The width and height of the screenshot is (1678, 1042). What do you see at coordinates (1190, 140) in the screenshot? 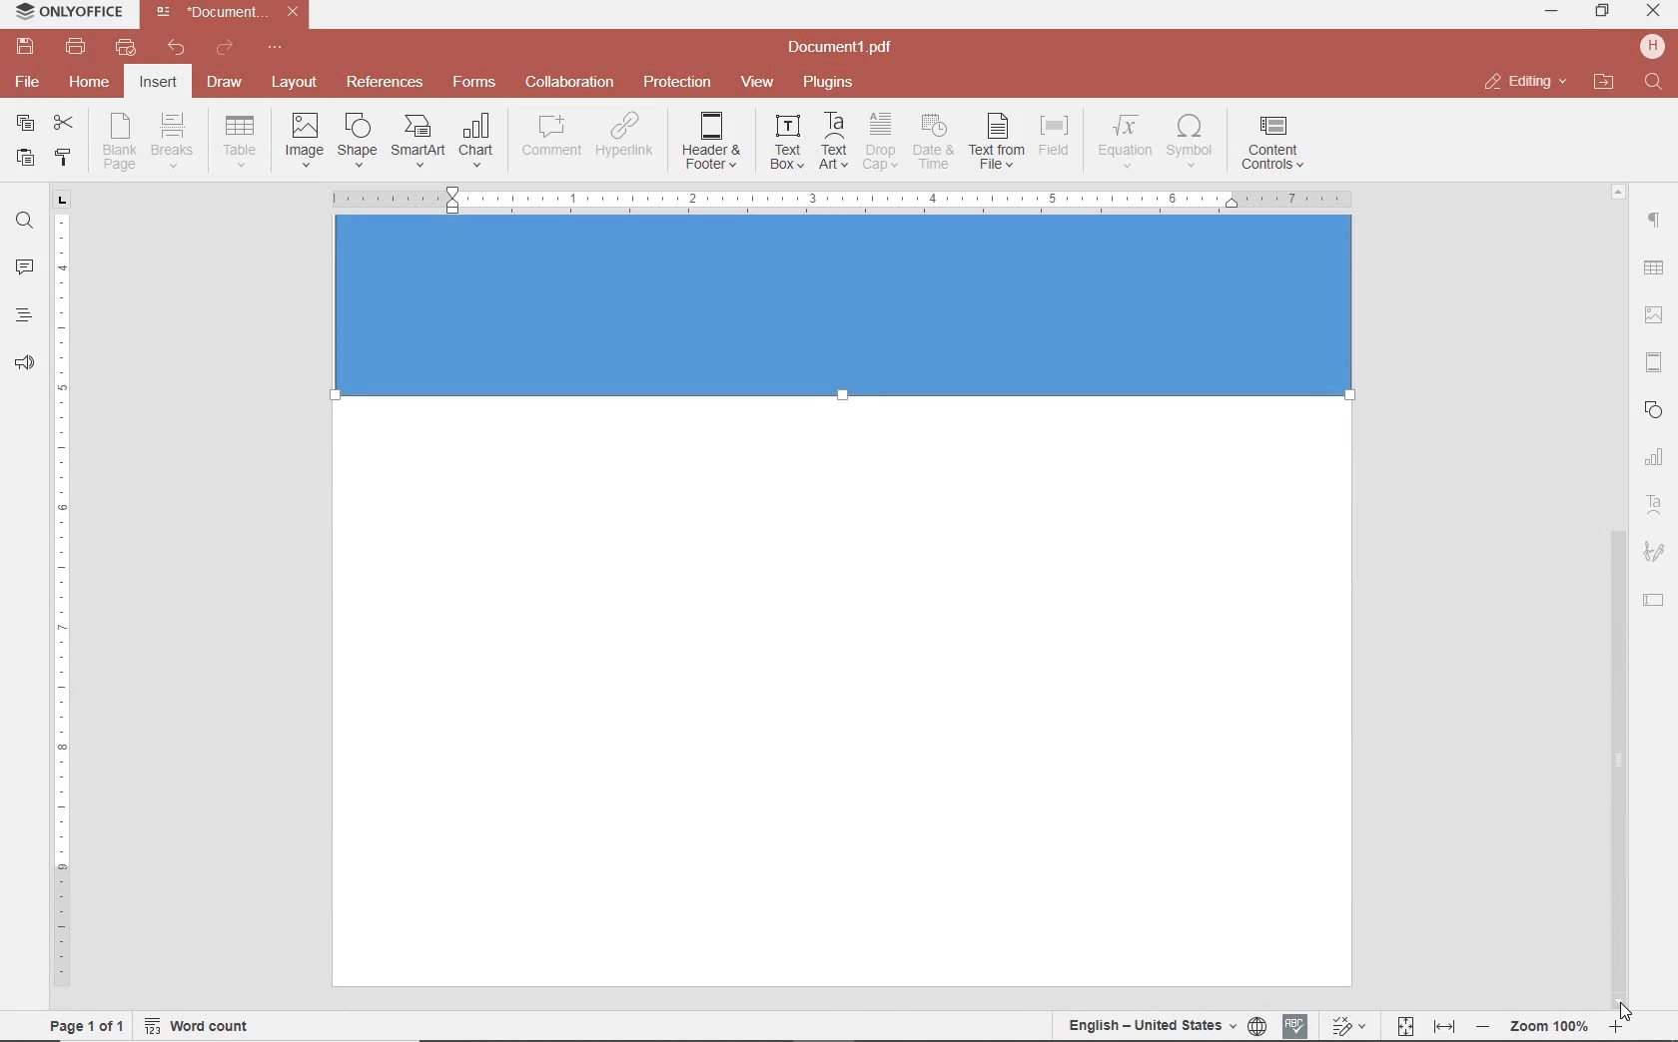
I see `INSERT SYMBOL` at bounding box center [1190, 140].